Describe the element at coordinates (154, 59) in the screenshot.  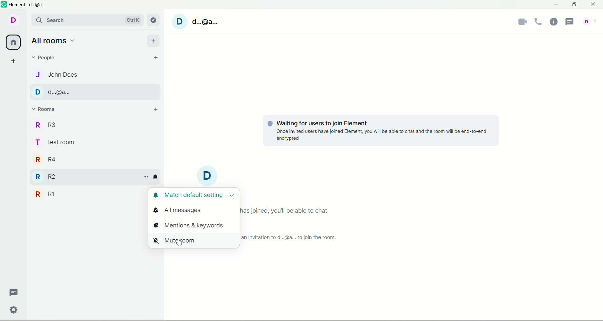
I see `start chat` at that location.